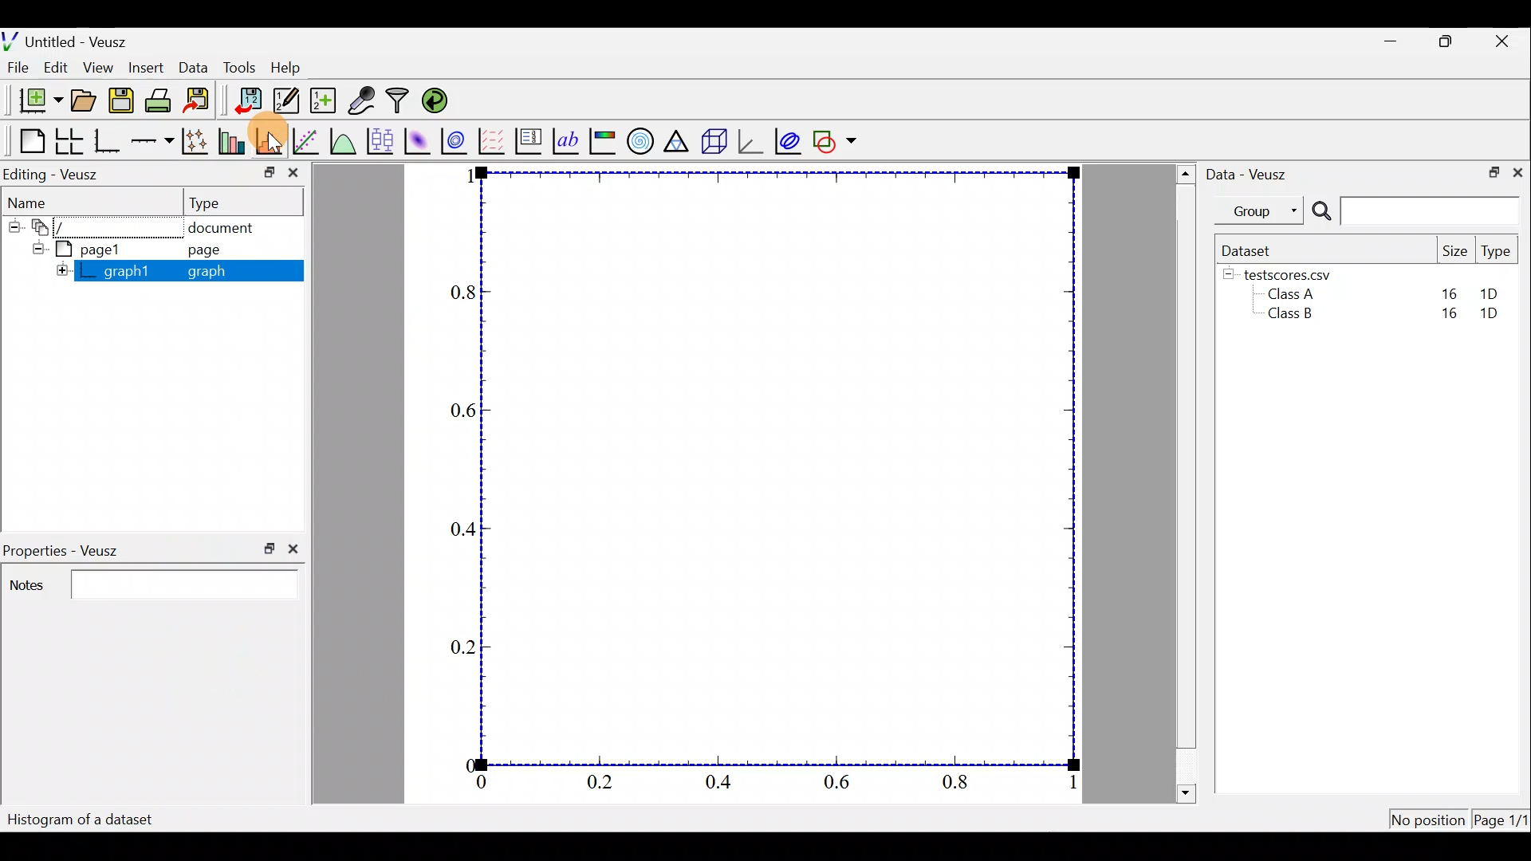 The image size is (1531, 861). What do you see at coordinates (150, 583) in the screenshot?
I see `Notes` at bounding box center [150, 583].